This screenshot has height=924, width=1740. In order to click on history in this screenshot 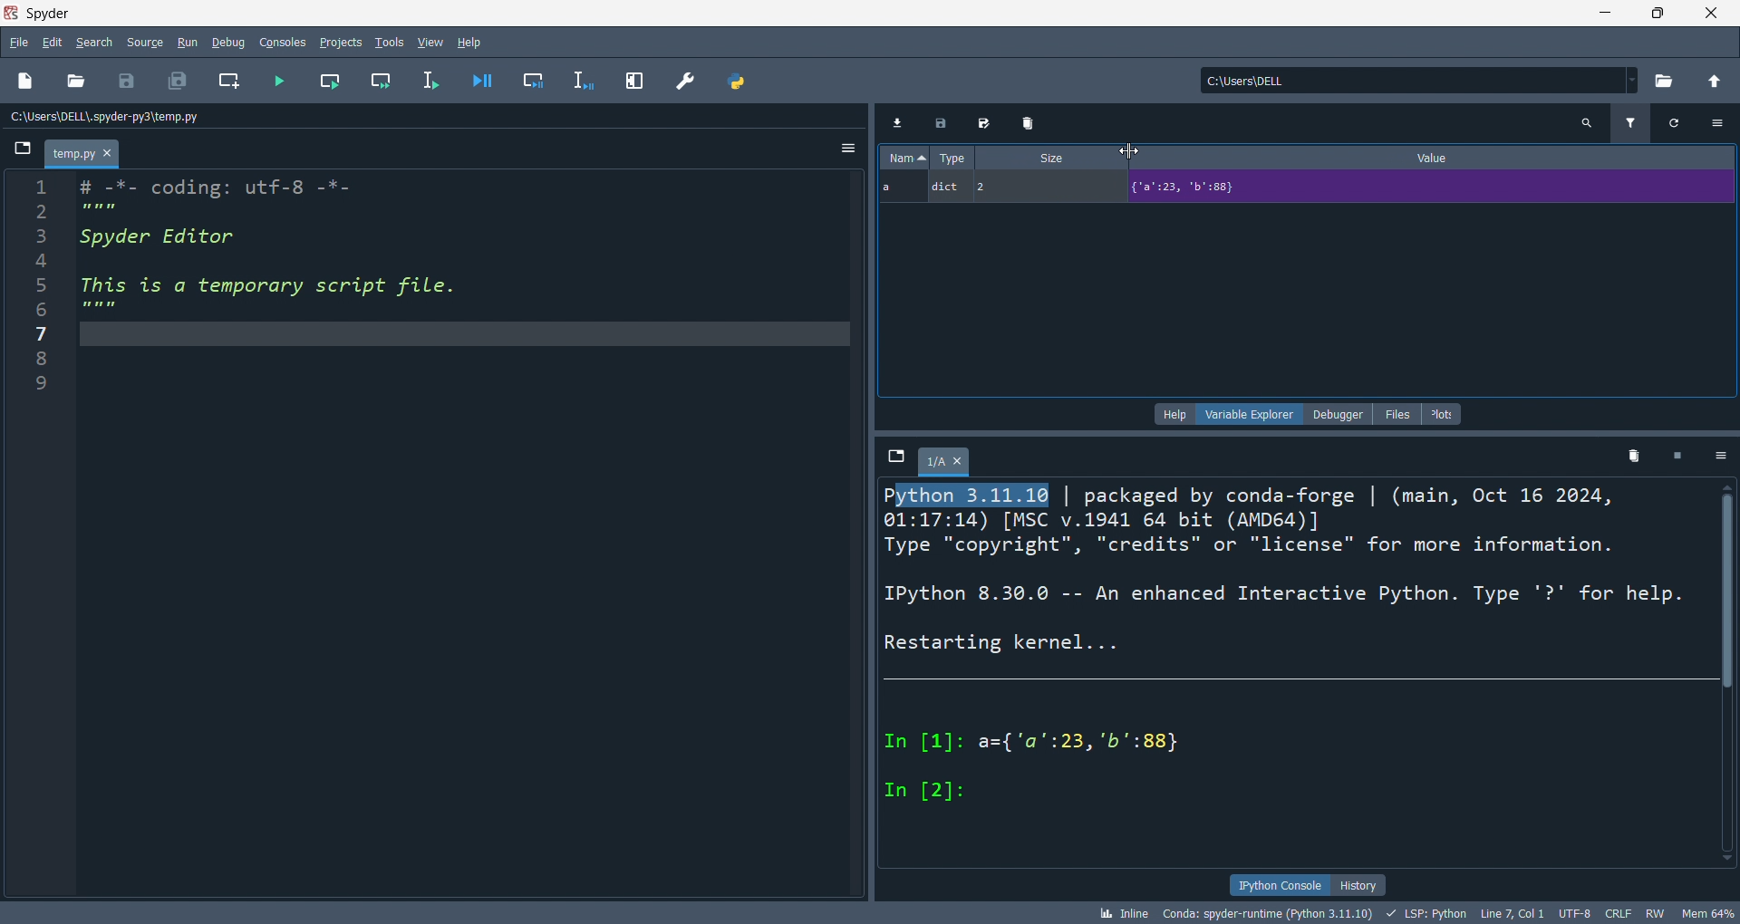, I will do `click(1358, 884)`.